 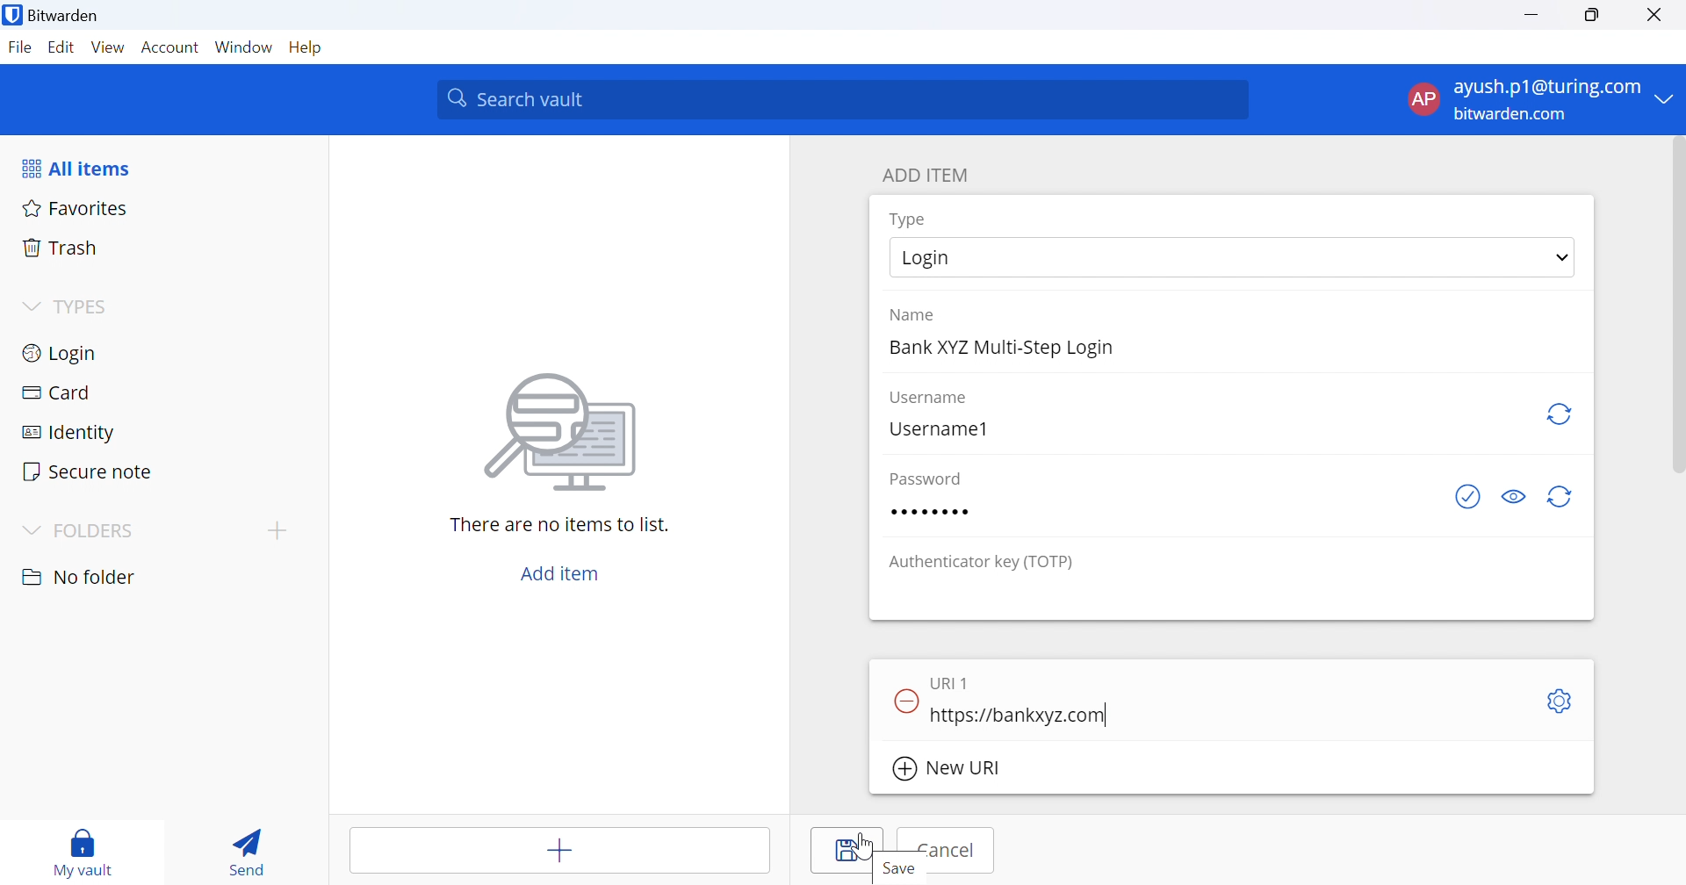 I want to click on File, so click(x=19, y=48).